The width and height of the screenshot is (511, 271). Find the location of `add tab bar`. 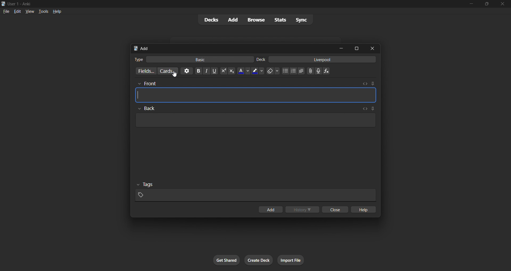

add tab bar is located at coordinates (228, 48).